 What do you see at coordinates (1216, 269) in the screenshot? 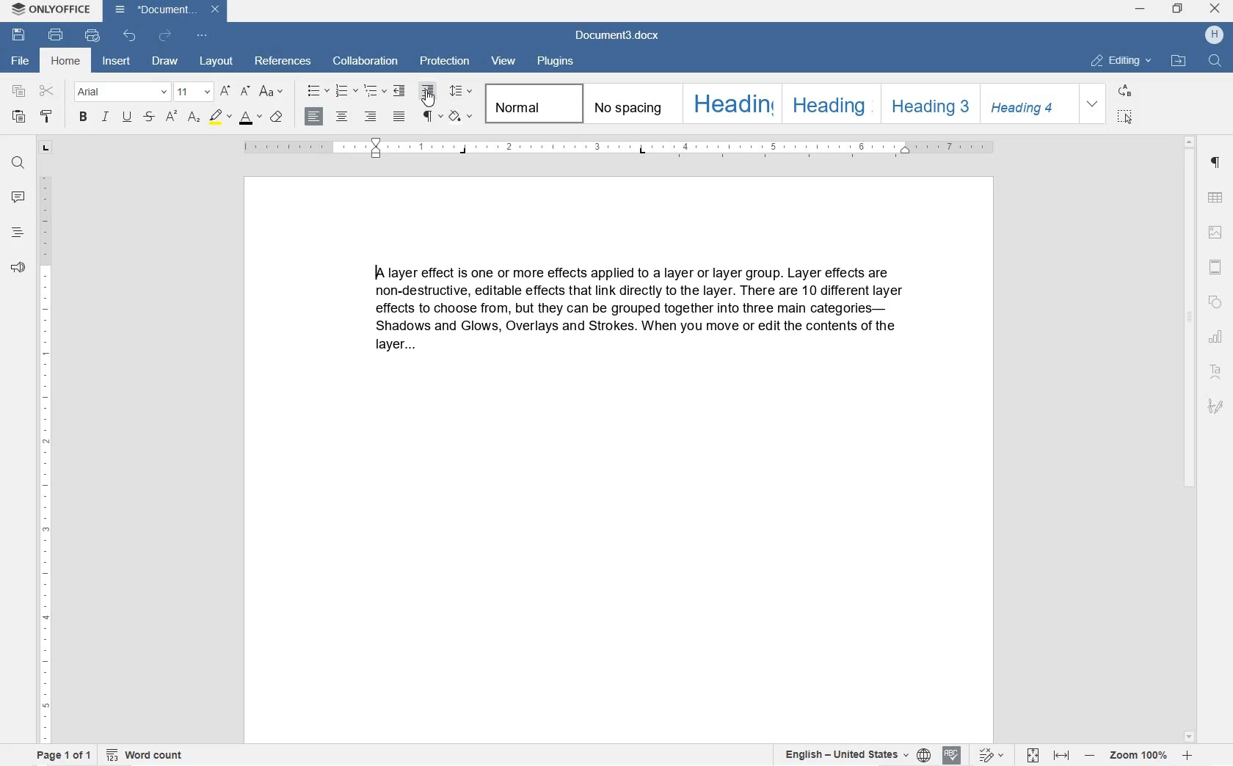
I see `HEADERS & FOOTERS` at bounding box center [1216, 269].